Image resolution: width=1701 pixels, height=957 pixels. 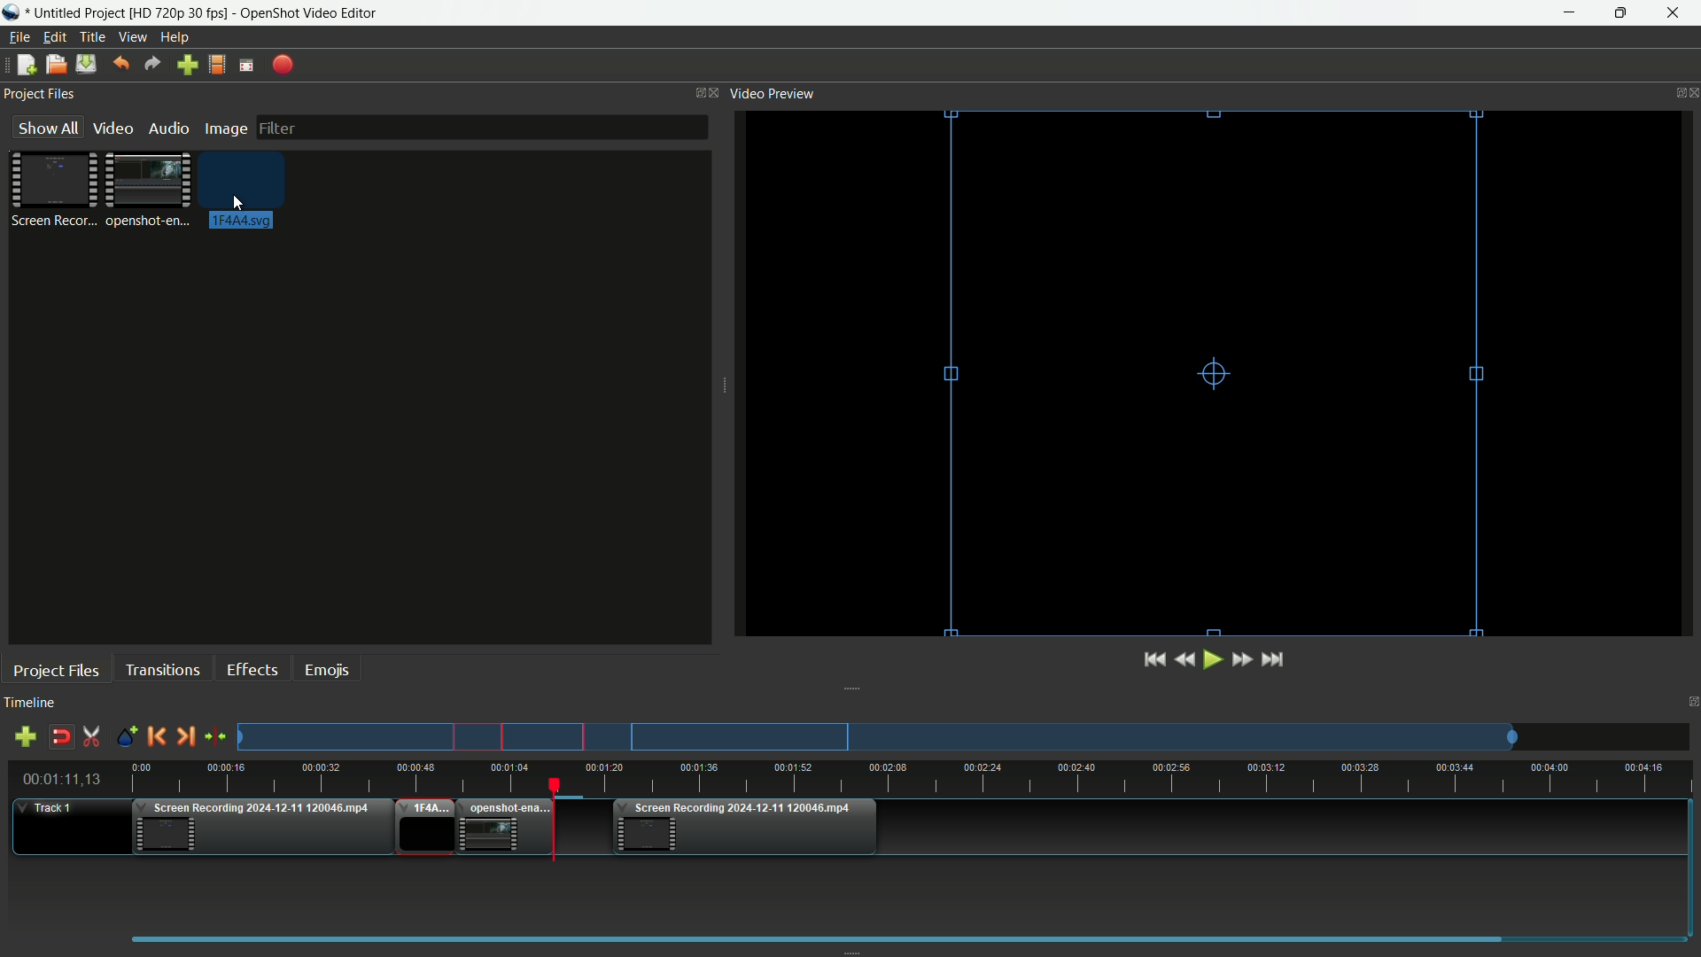 What do you see at coordinates (66, 780) in the screenshot?
I see `Current time` at bounding box center [66, 780].